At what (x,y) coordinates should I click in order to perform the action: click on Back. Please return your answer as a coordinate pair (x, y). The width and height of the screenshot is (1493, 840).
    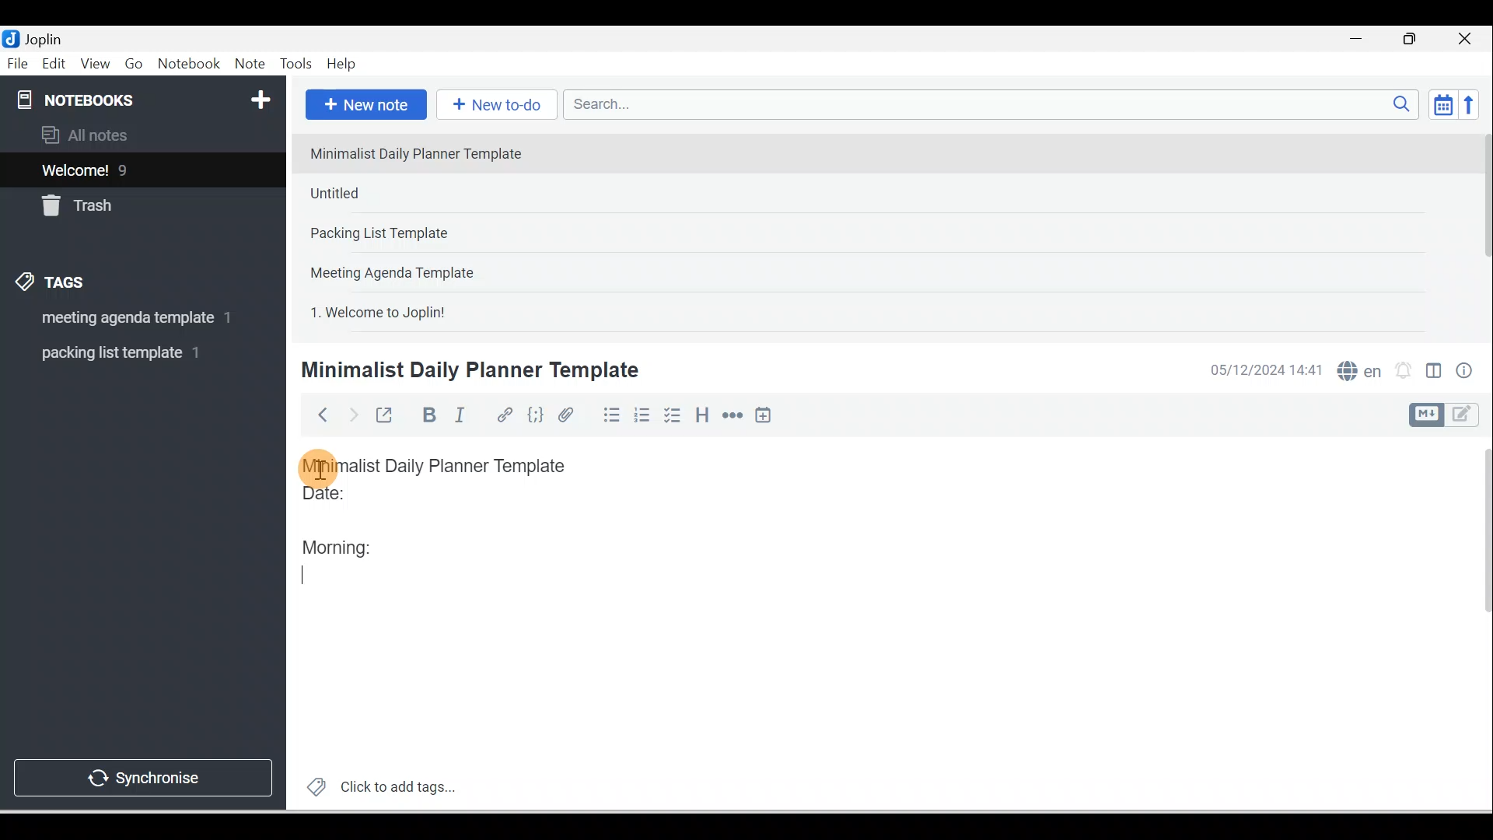
    Looking at the image, I should click on (316, 415).